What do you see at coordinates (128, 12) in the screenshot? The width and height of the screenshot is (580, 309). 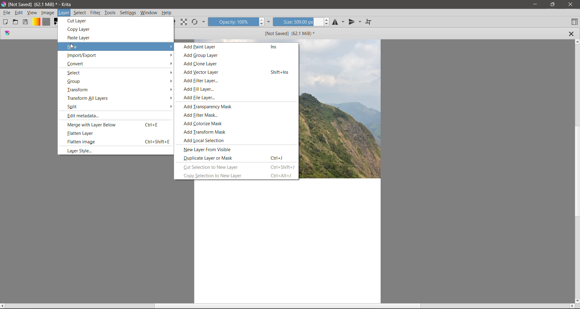 I see `Settings` at bounding box center [128, 12].